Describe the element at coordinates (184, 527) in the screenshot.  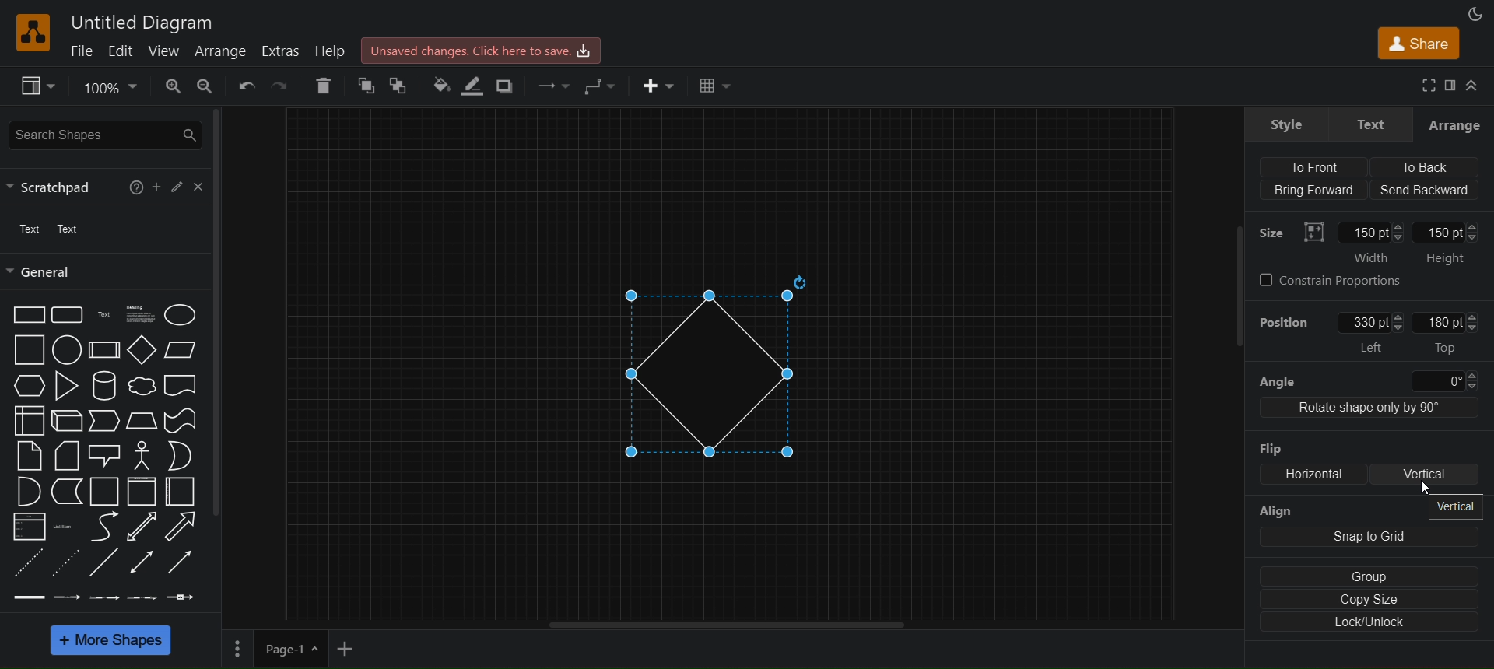
I see `arrow` at that location.